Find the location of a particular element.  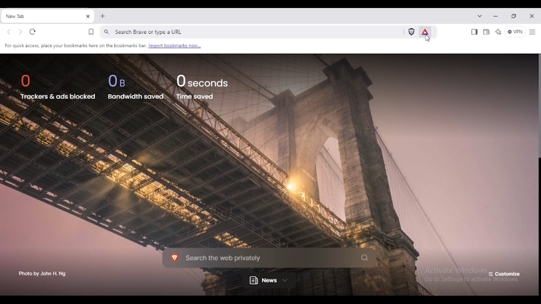

for quick access place your bookmarks here on the bookmark bar. import bookmarks now... is located at coordinates (102, 45).